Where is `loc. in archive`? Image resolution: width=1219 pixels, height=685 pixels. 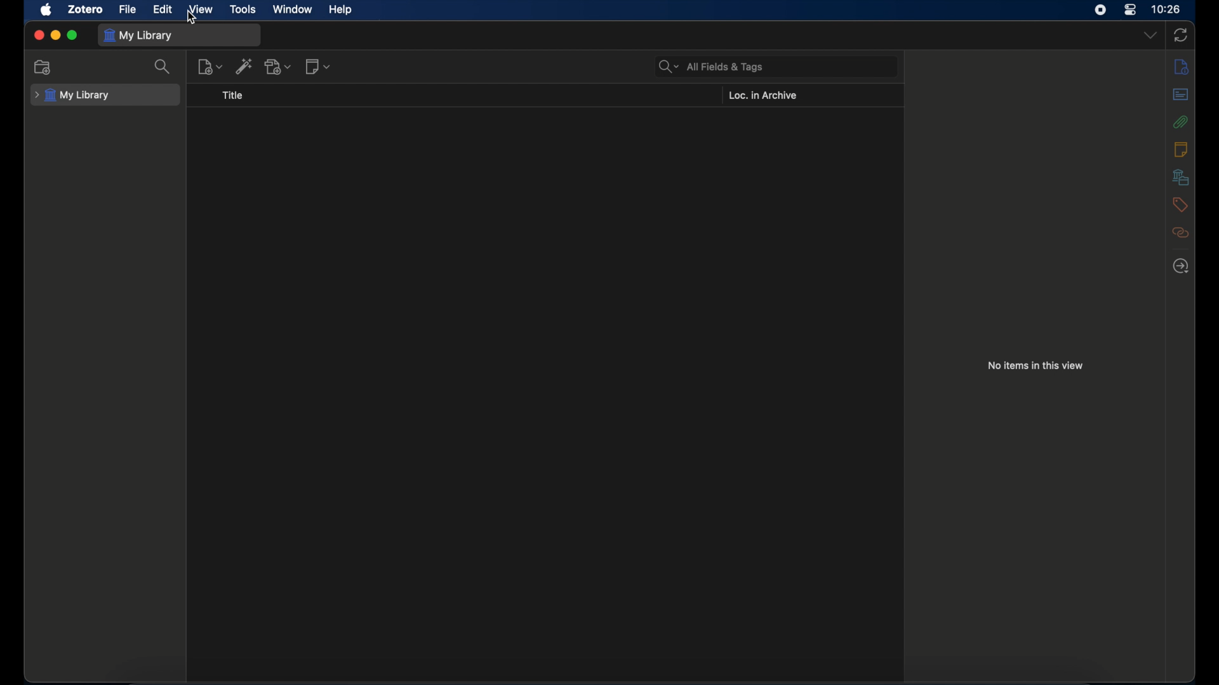 loc. in archive is located at coordinates (763, 95).